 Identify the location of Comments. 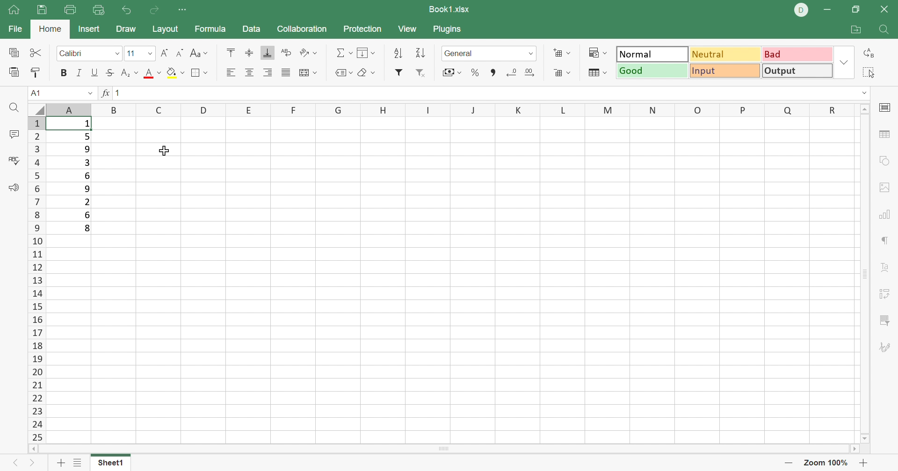
(15, 134).